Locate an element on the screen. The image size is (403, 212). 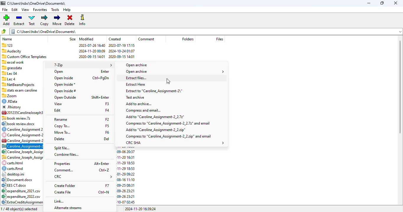
123 is located at coordinates (69, 45).